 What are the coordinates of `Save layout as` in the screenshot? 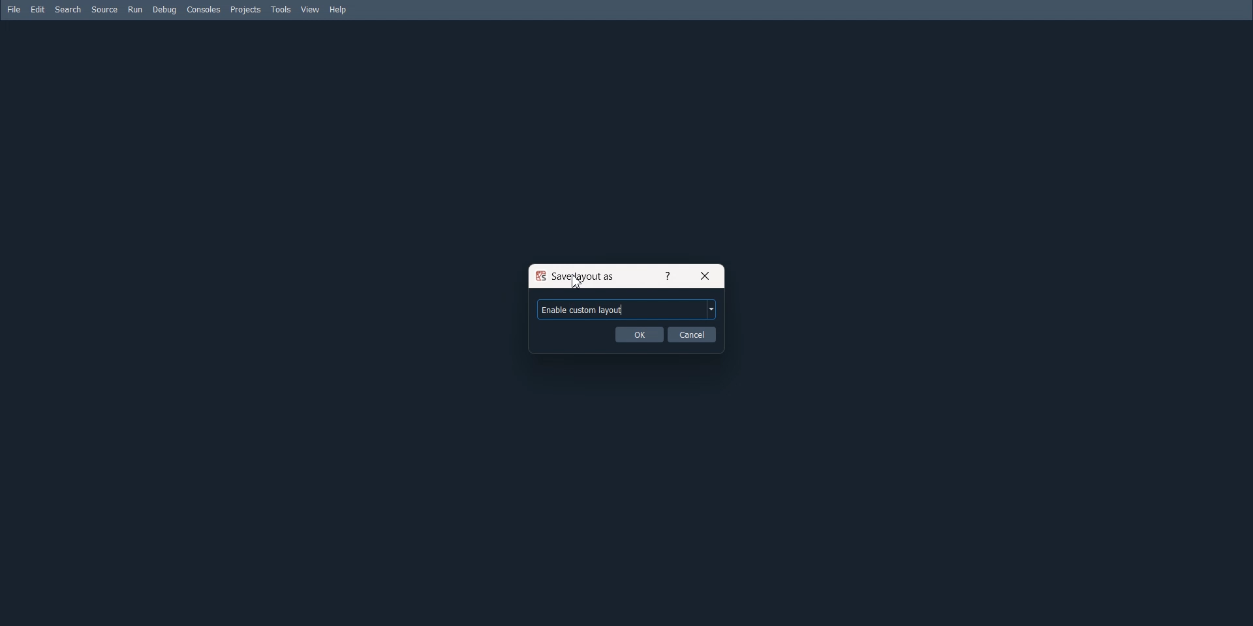 It's located at (580, 276).